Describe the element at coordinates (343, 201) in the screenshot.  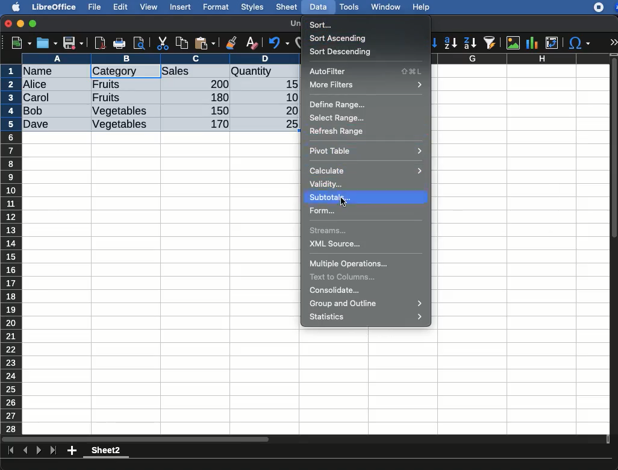
I see `cursor` at that location.